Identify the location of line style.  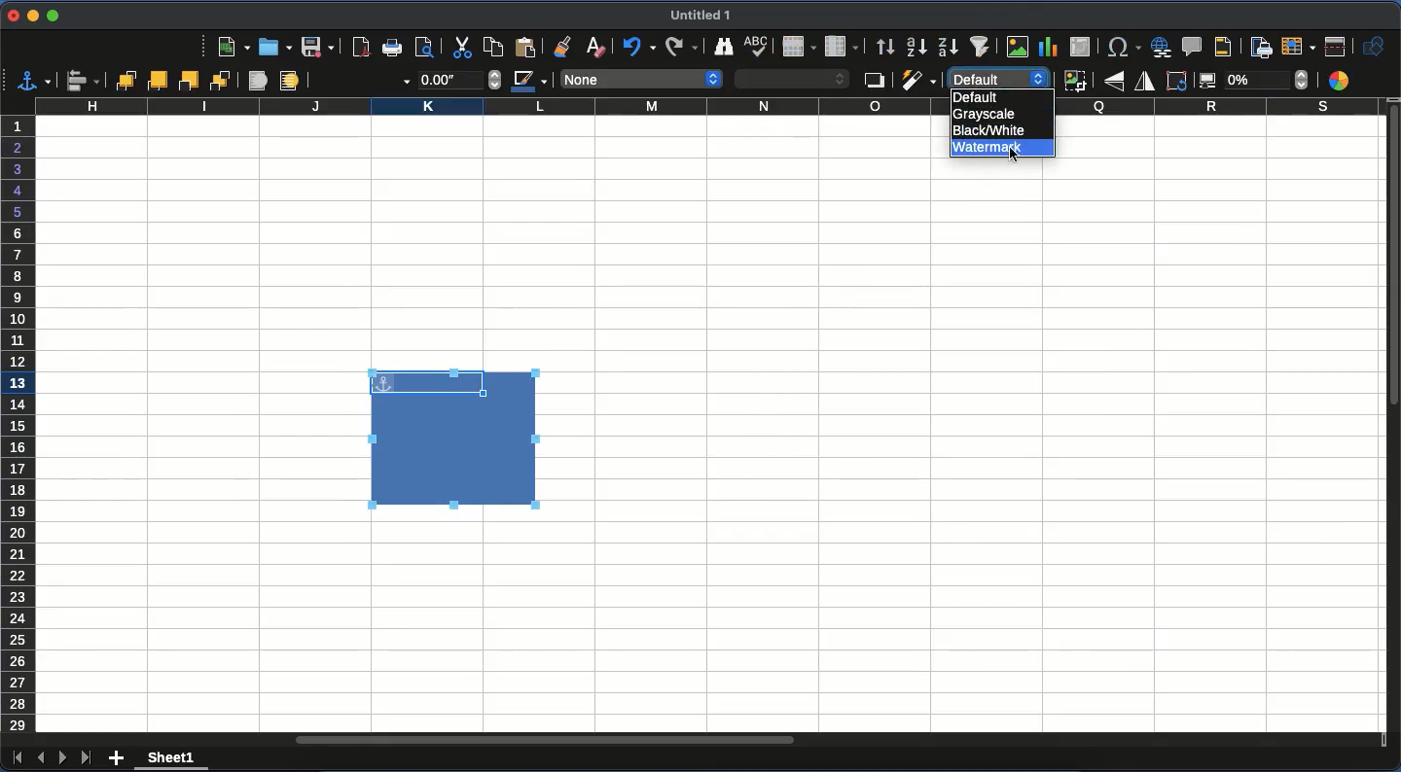
(363, 82).